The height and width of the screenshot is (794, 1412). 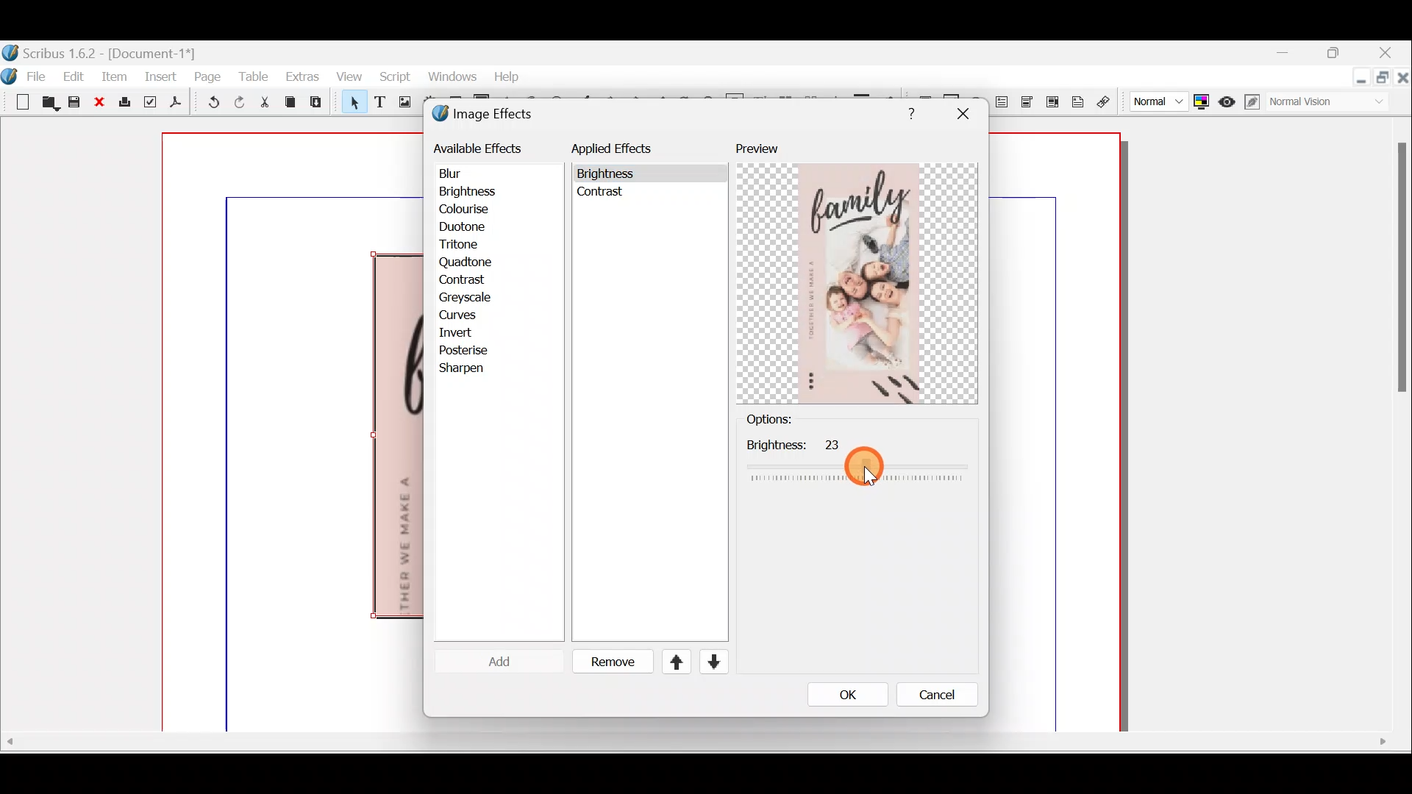 I want to click on Cancel, so click(x=927, y=698).